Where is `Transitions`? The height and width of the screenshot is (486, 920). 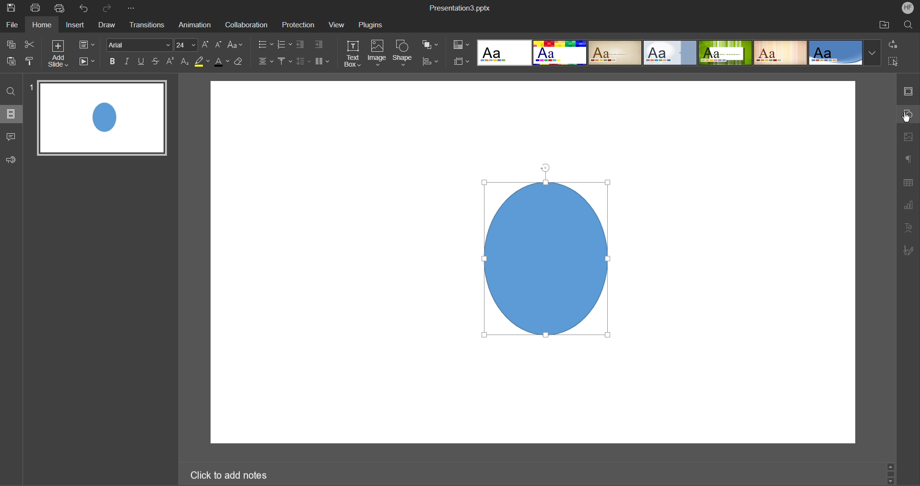 Transitions is located at coordinates (145, 25).